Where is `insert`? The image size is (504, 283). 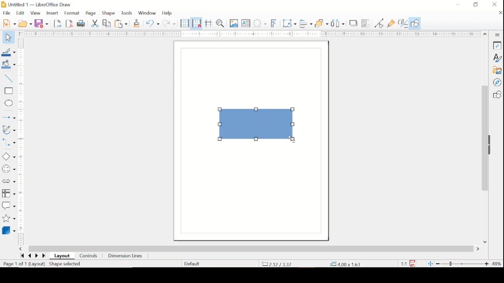 insert is located at coordinates (52, 13).